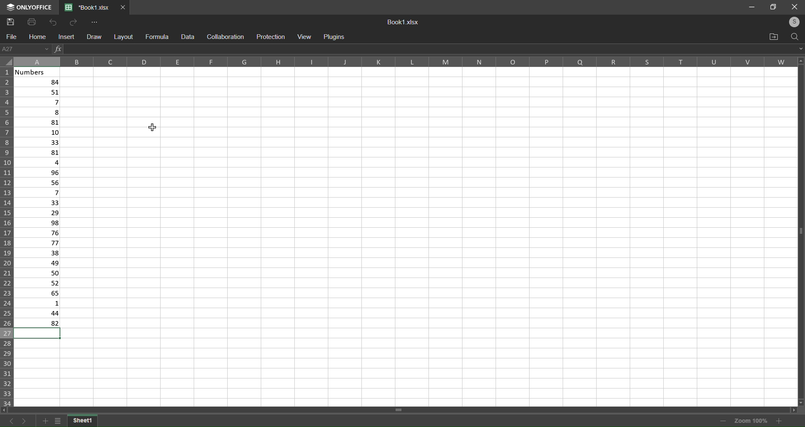  What do you see at coordinates (23, 420) in the screenshot?
I see `next` at bounding box center [23, 420].